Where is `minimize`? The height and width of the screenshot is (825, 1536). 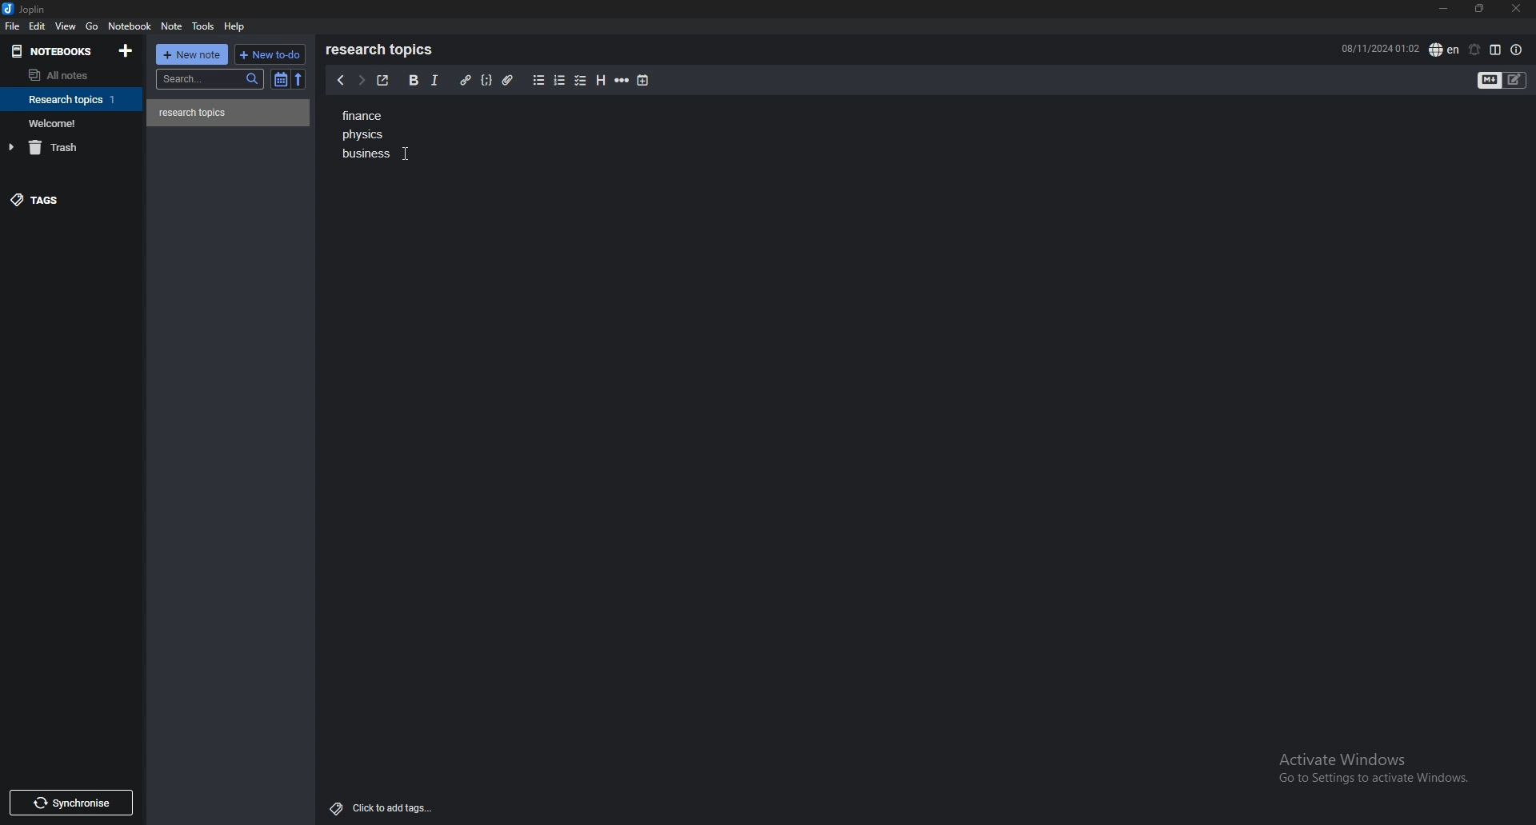
minimize is located at coordinates (1442, 10).